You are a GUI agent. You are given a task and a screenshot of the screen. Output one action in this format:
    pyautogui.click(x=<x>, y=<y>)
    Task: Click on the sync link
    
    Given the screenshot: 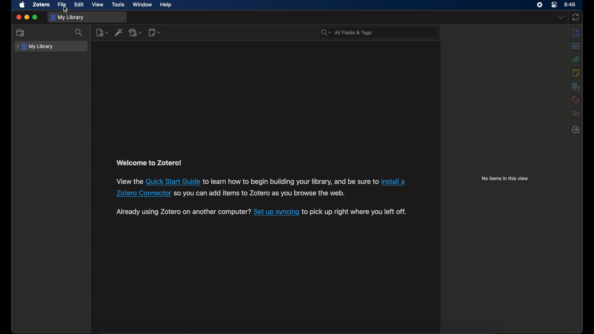 What is the action you would take?
    pyautogui.click(x=276, y=212)
    